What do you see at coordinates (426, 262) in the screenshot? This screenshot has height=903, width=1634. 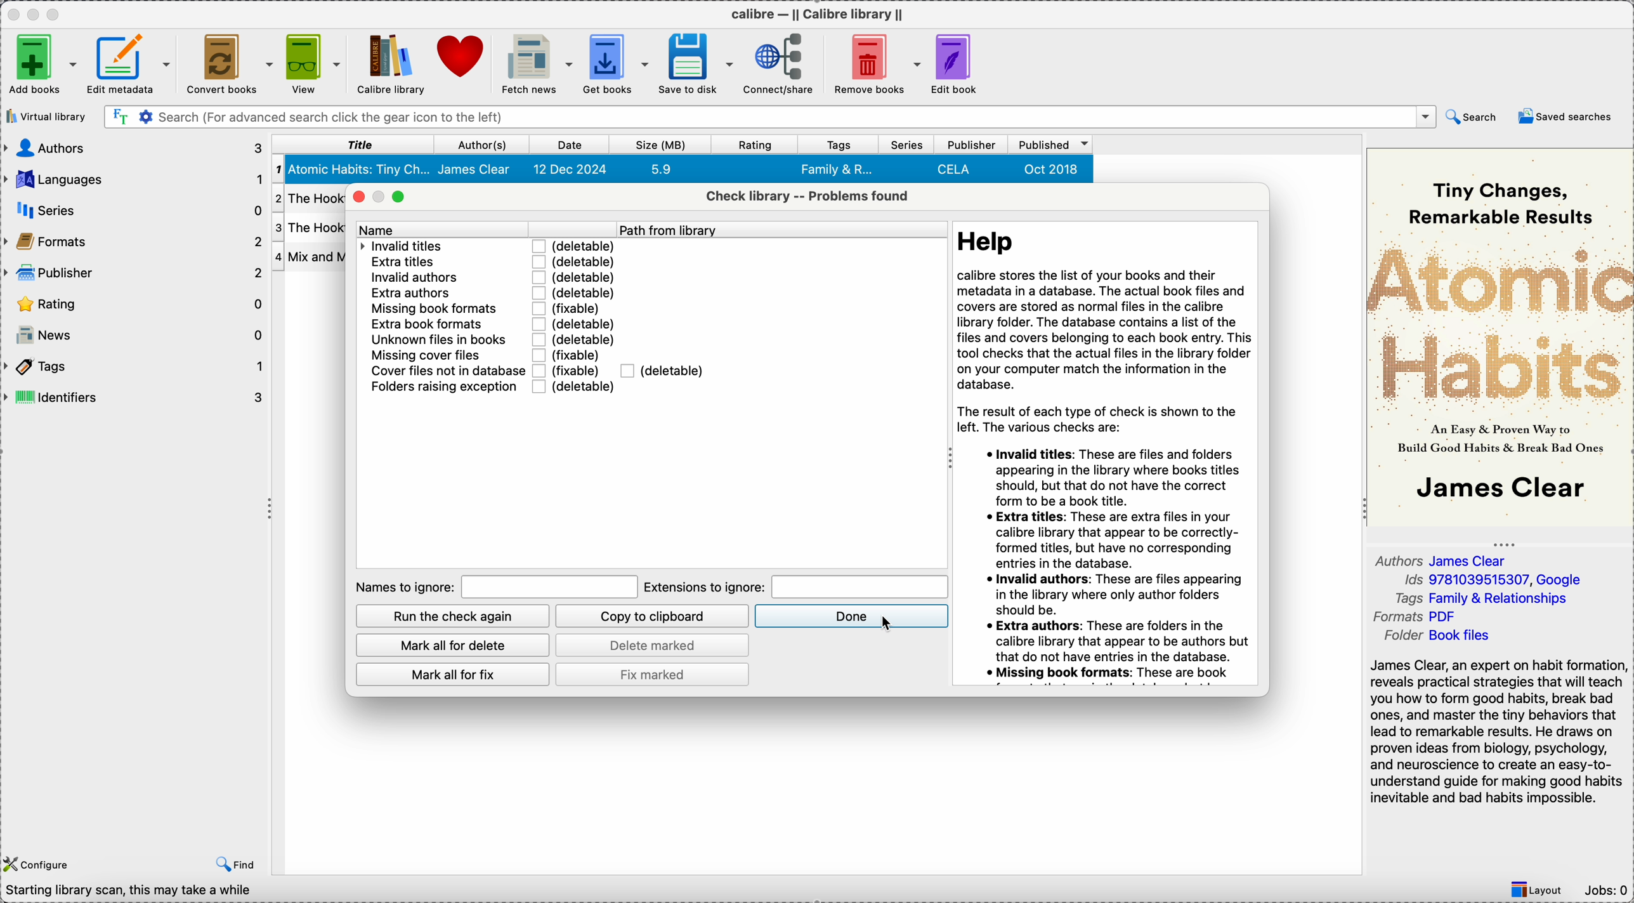 I see `extra titles` at bounding box center [426, 262].